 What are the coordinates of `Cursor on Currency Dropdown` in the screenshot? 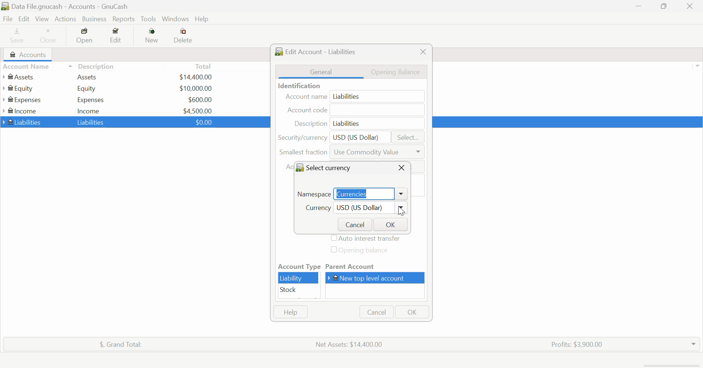 It's located at (401, 209).